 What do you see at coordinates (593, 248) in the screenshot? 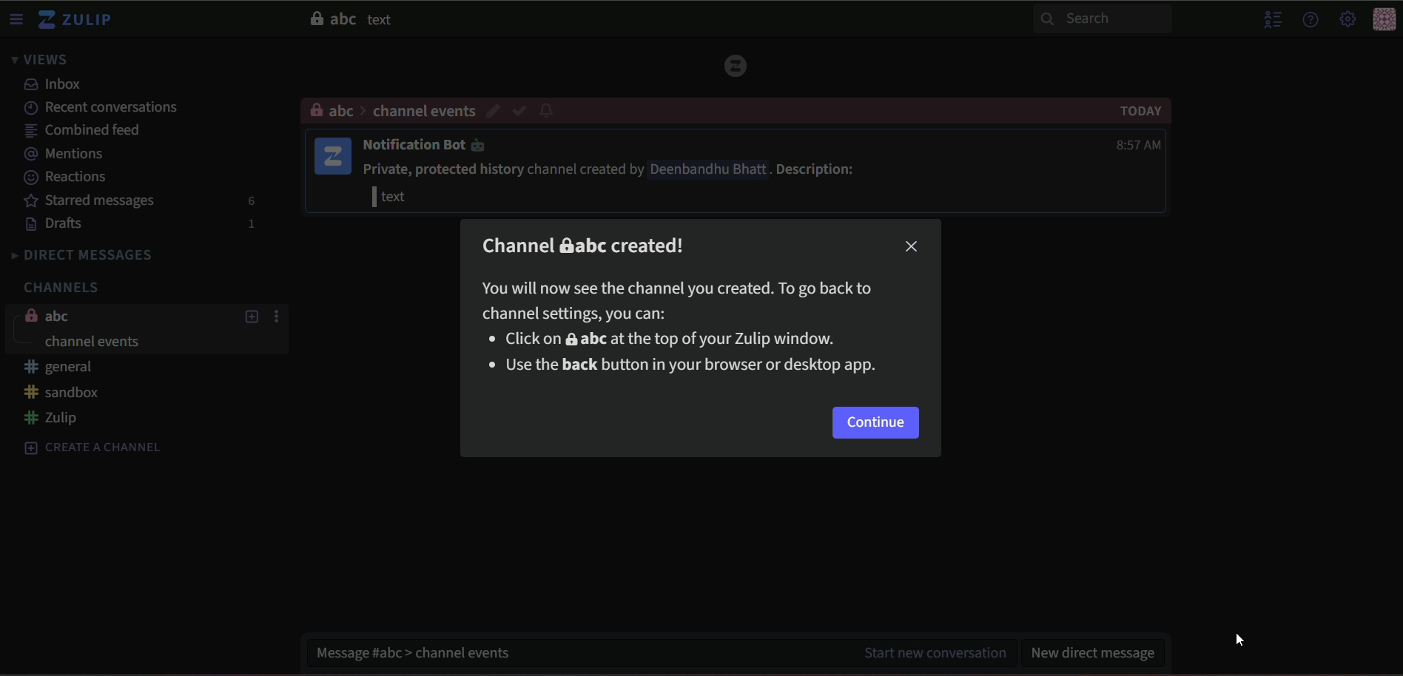
I see `Channel &abc created!` at bounding box center [593, 248].